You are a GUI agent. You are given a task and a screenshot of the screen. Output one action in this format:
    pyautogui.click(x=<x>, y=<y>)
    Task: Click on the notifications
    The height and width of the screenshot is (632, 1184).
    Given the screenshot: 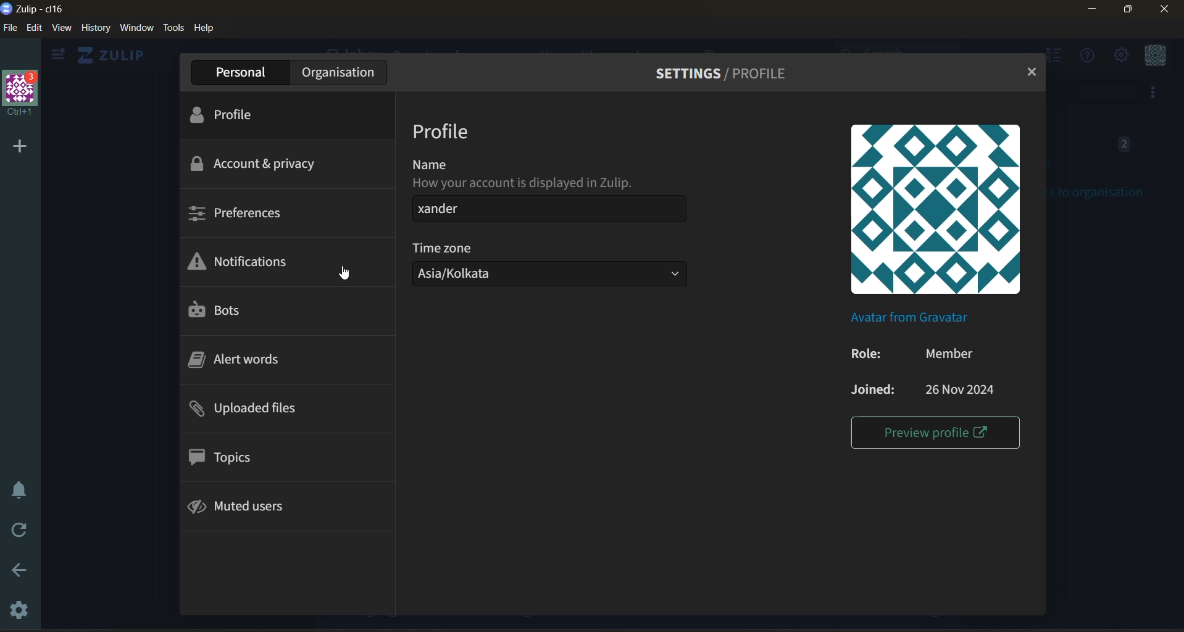 What is the action you would take?
    pyautogui.click(x=249, y=262)
    